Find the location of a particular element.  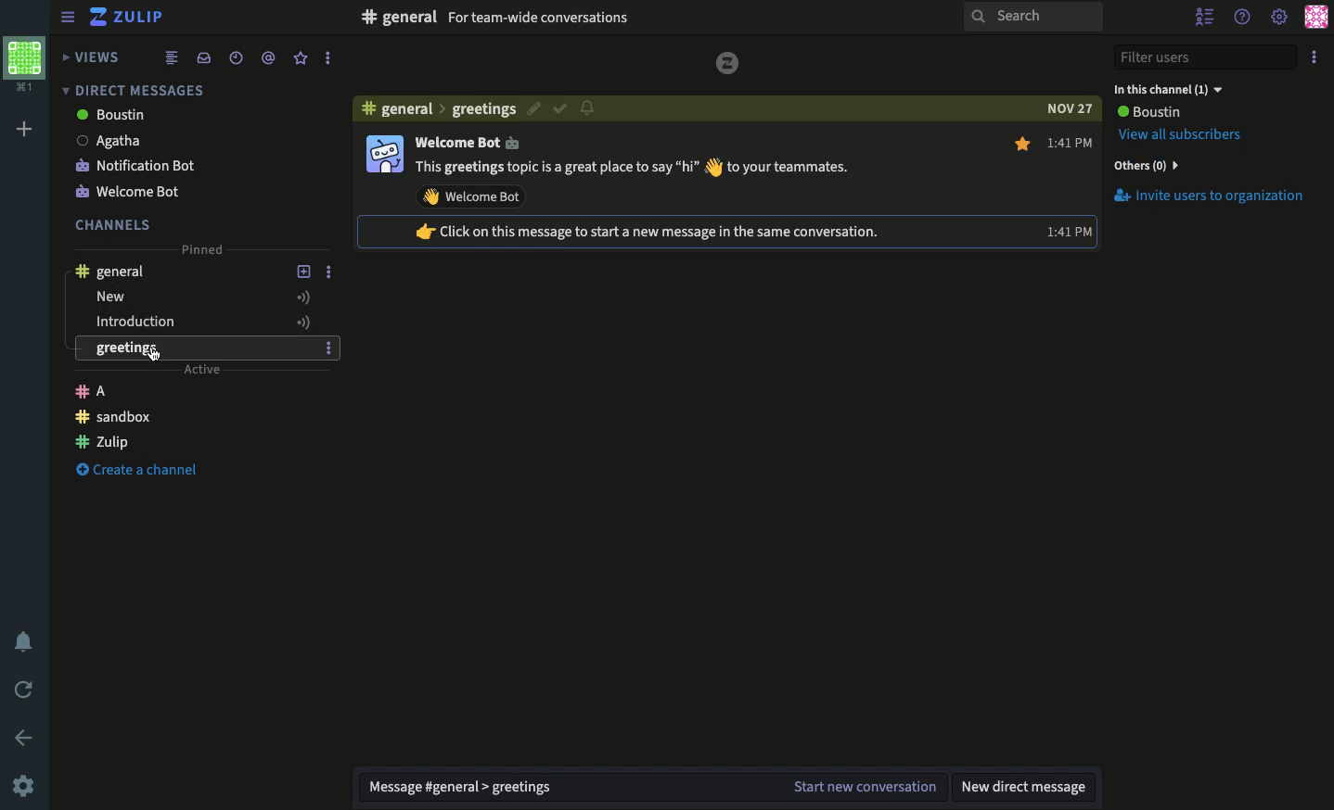

Cursor is located at coordinates (156, 354).